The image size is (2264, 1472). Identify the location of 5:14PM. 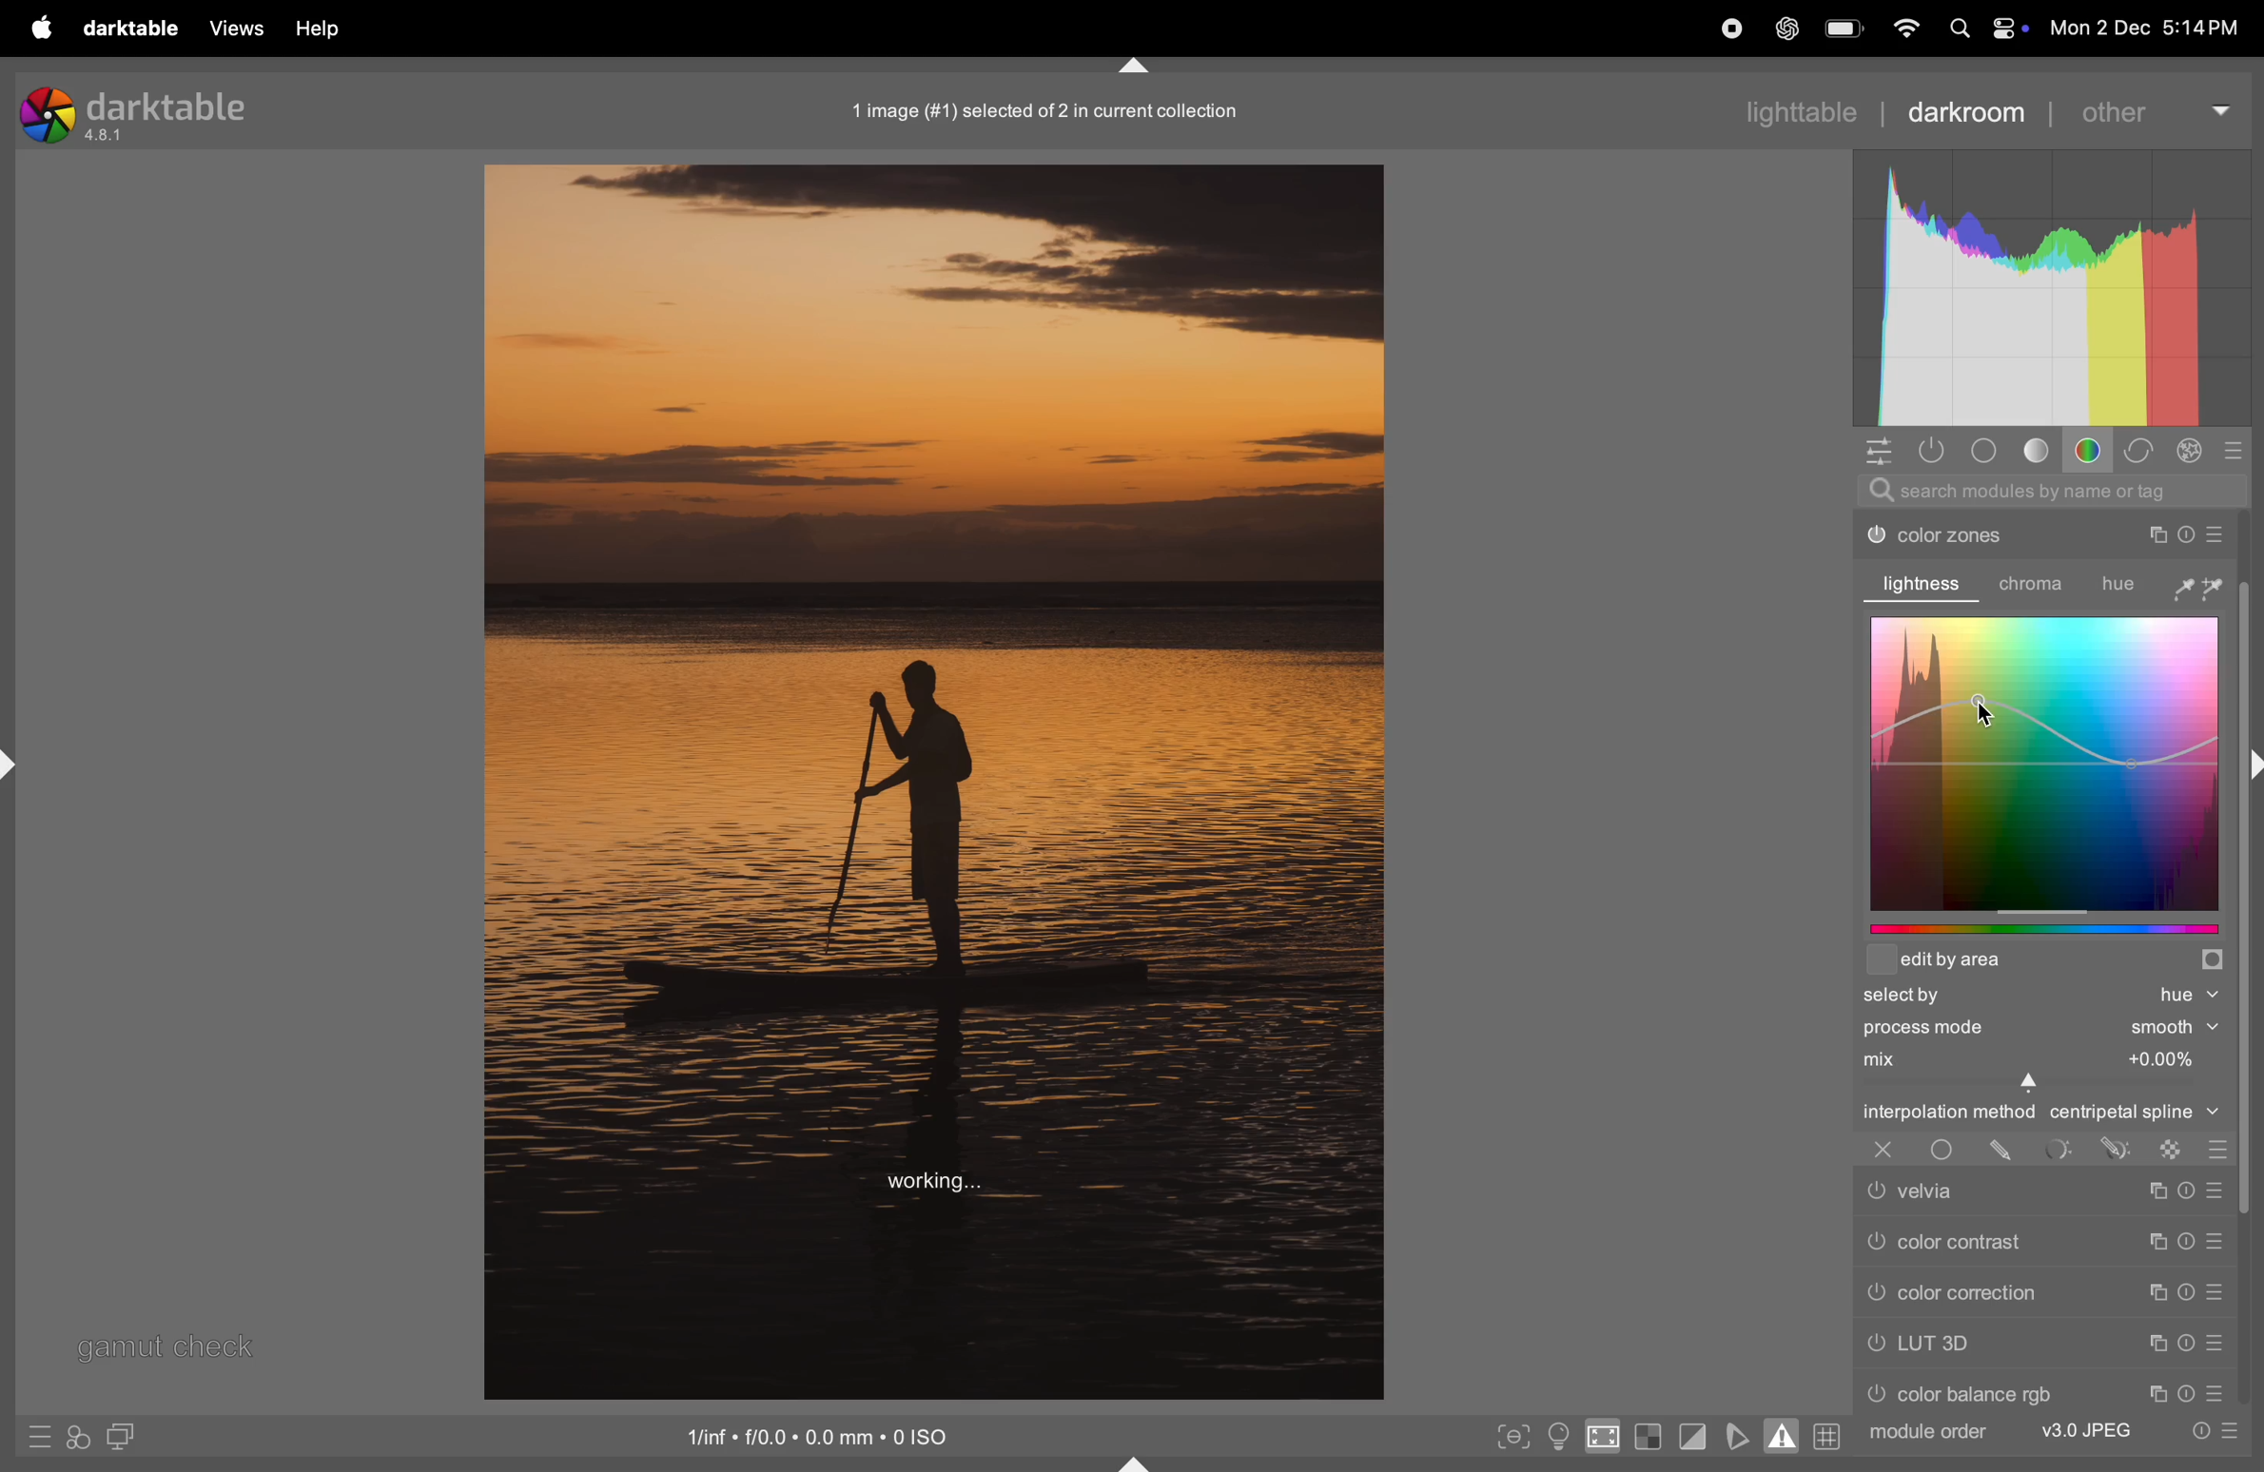
(2199, 29).